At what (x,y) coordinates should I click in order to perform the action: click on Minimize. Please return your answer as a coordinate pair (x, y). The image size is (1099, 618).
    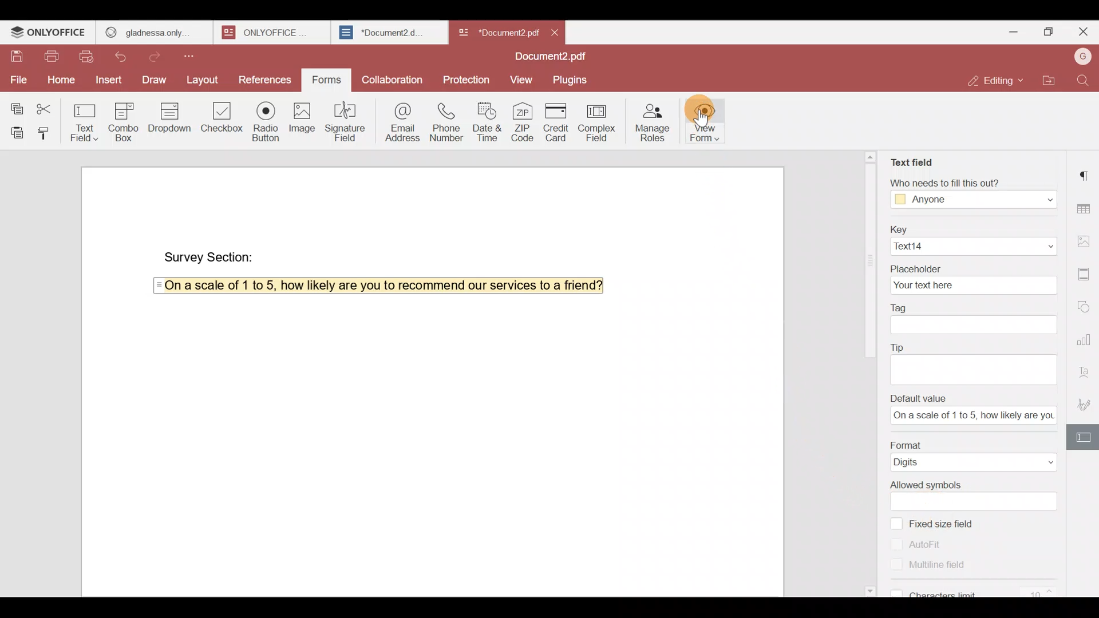
    Looking at the image, I should click on (1017, 32).